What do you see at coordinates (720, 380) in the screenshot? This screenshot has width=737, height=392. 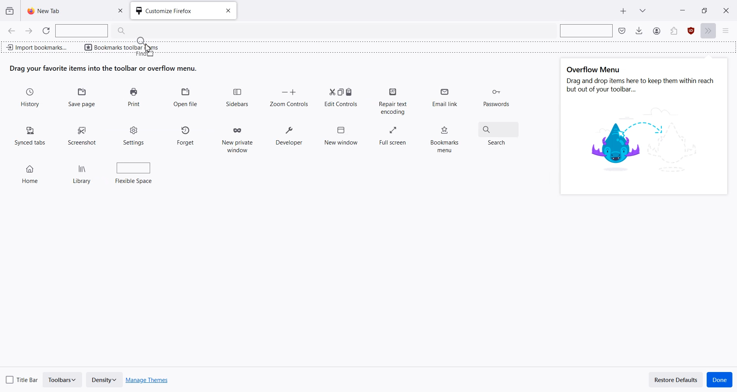 I see `Done` at bounding box center [720, 380].